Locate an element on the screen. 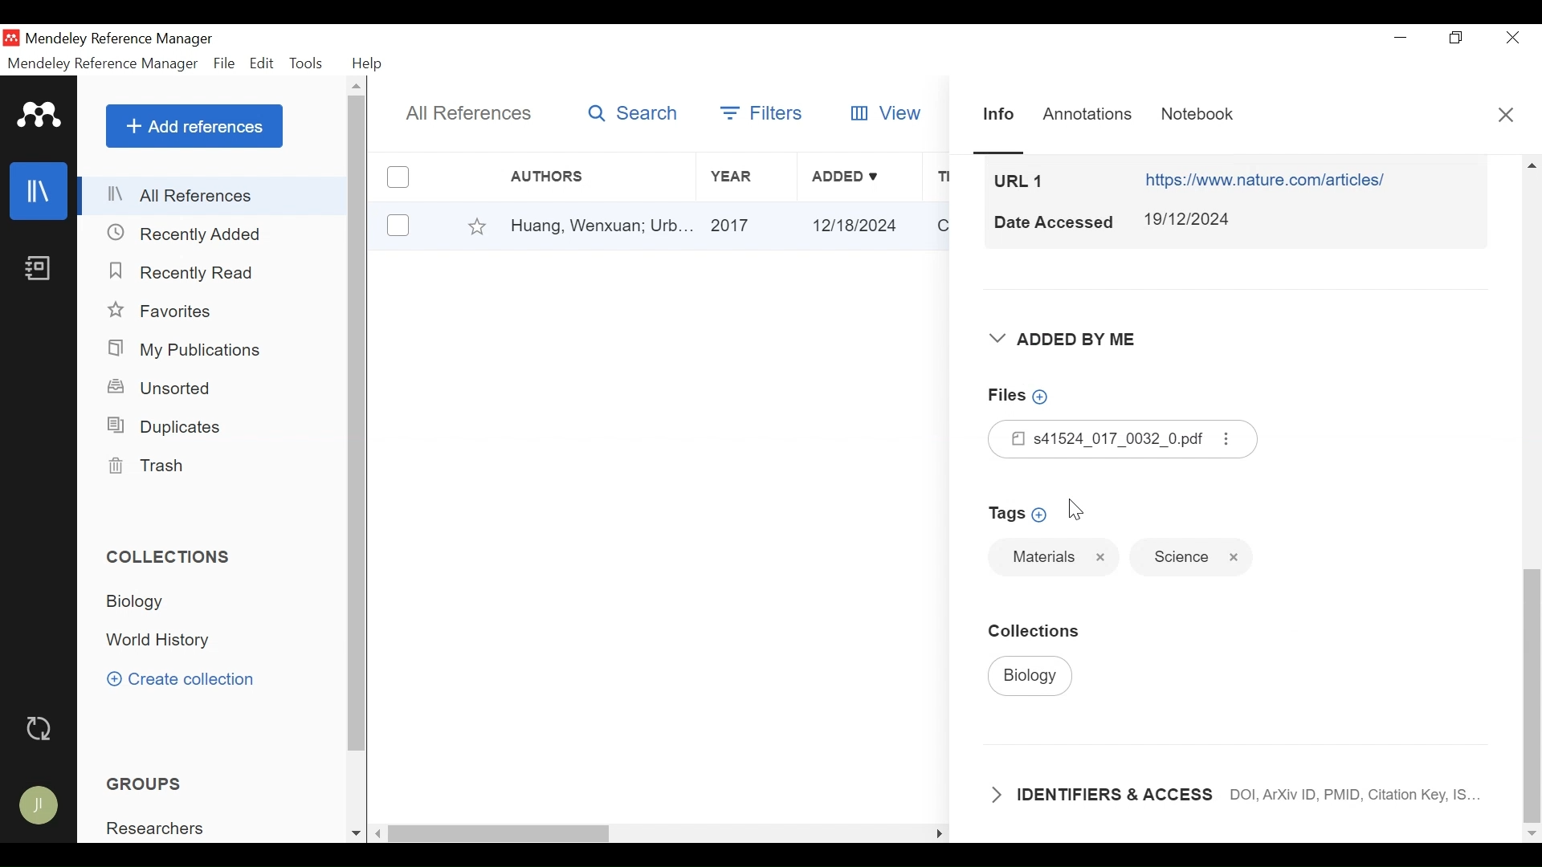  Add References is located at coordinates (194, 126).